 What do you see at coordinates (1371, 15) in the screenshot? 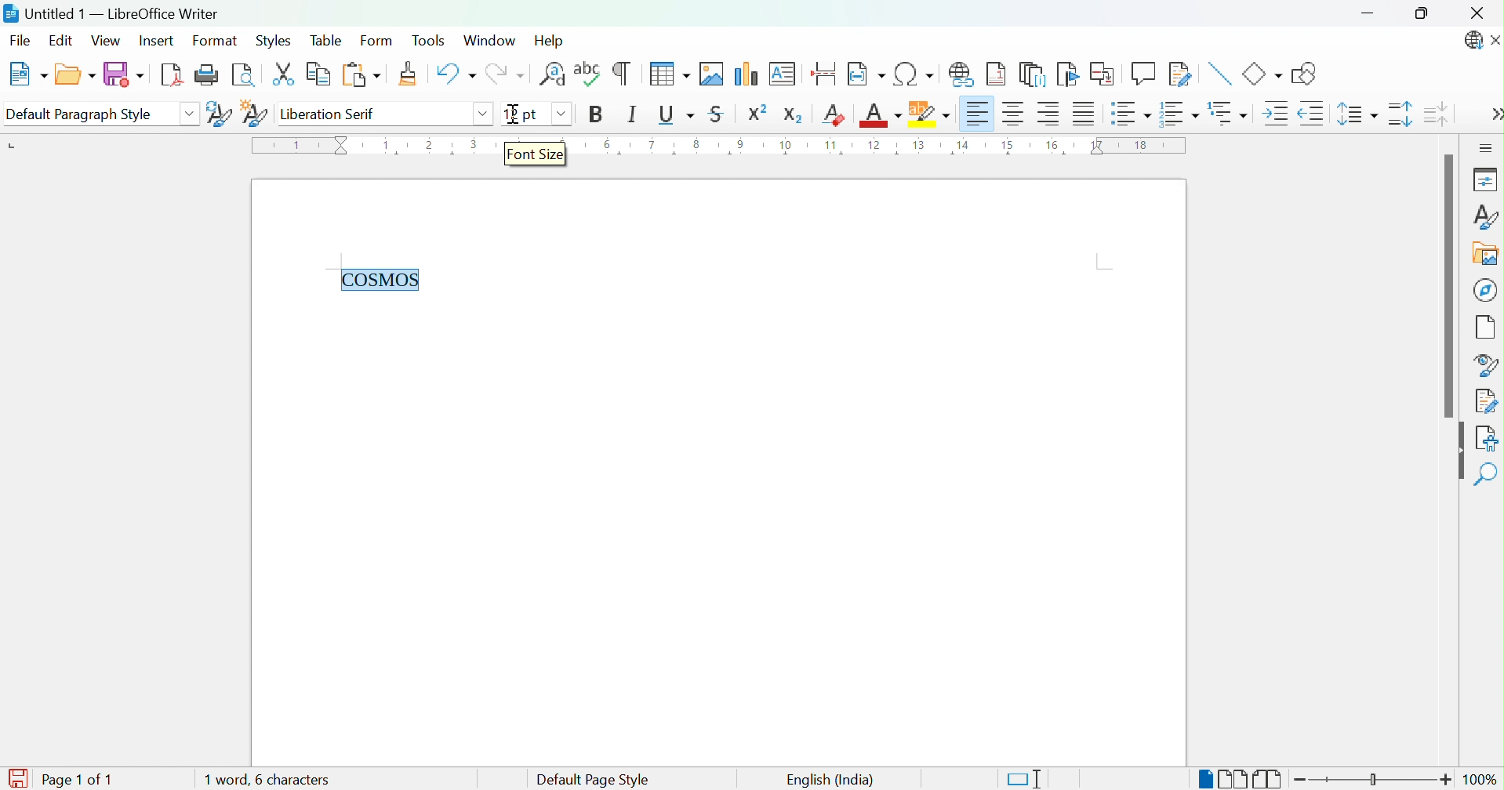
I see `Minimize` at bounding box center [1371, 15].